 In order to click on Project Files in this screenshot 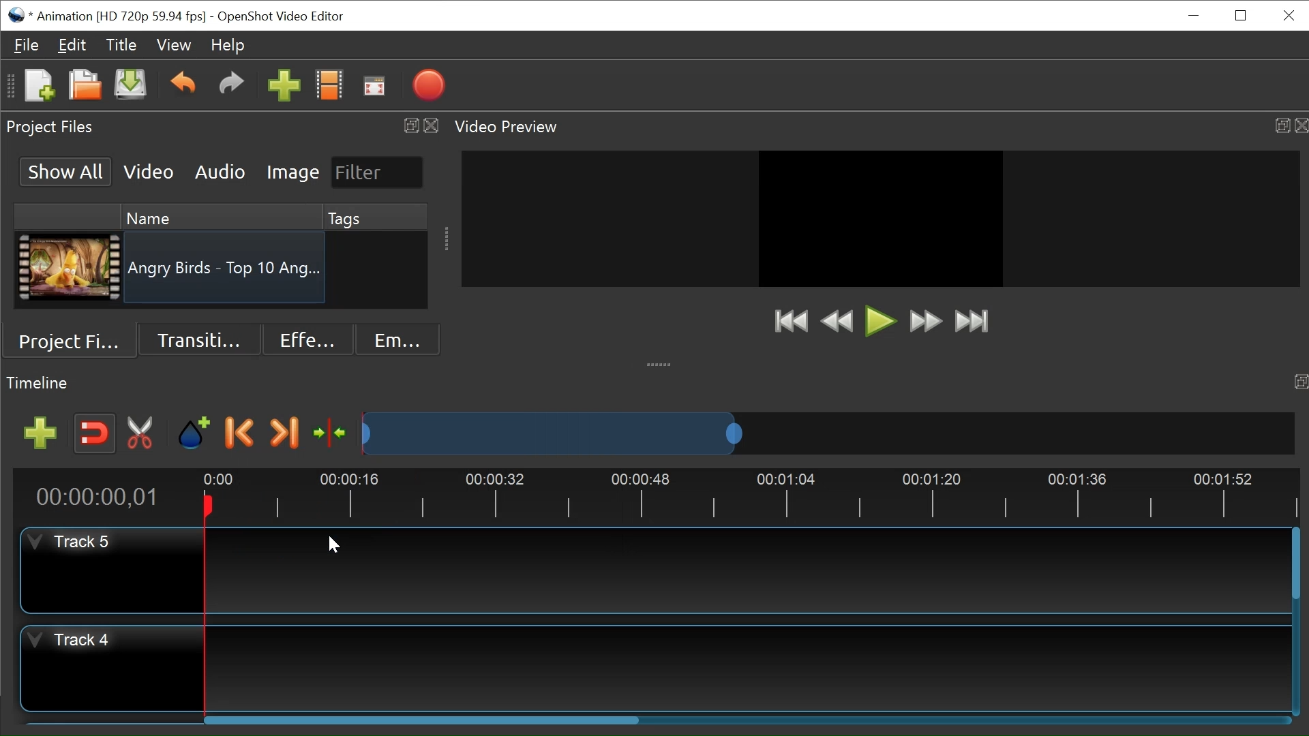, I will do `click(71, 341)`.